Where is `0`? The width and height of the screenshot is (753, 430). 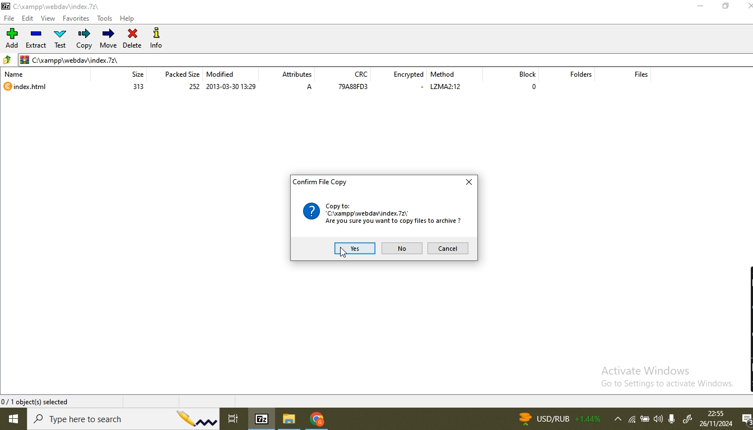 0 is located at coordinates (532, 88).